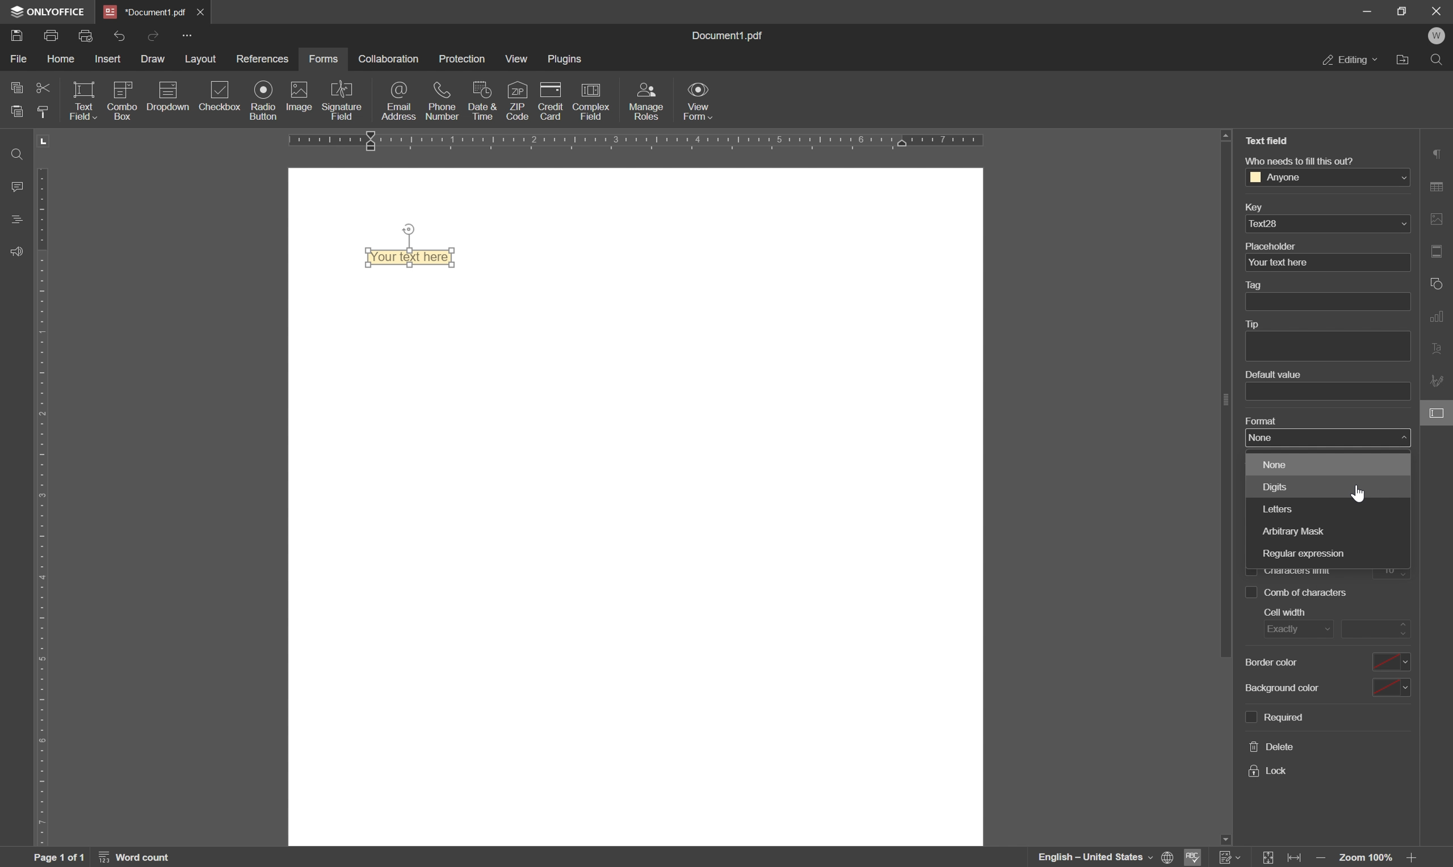  I want to click on insert, so click(109, 58).